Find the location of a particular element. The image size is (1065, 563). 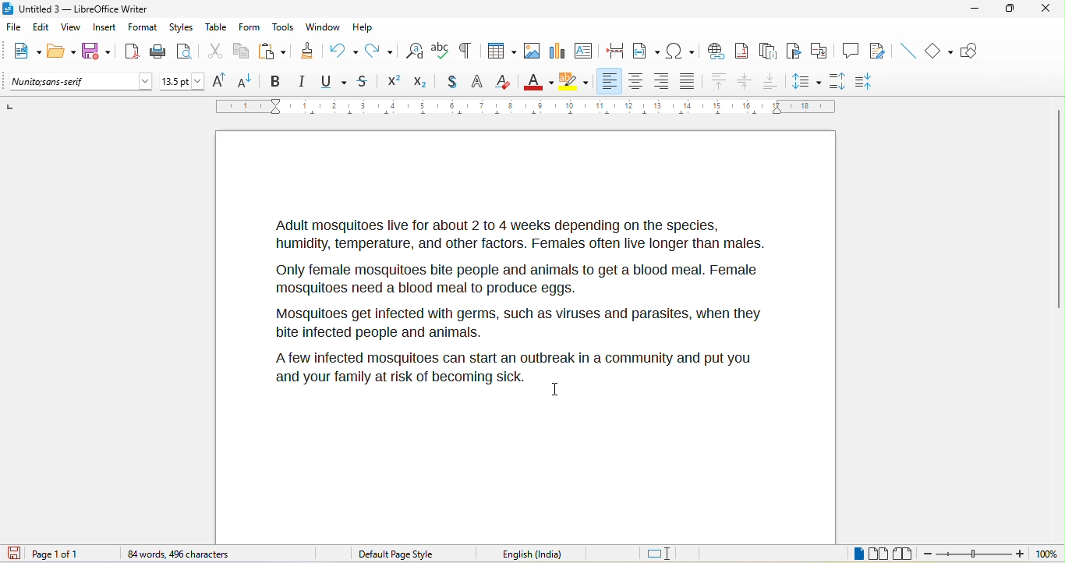

comment is located at coordinates (851, 49).